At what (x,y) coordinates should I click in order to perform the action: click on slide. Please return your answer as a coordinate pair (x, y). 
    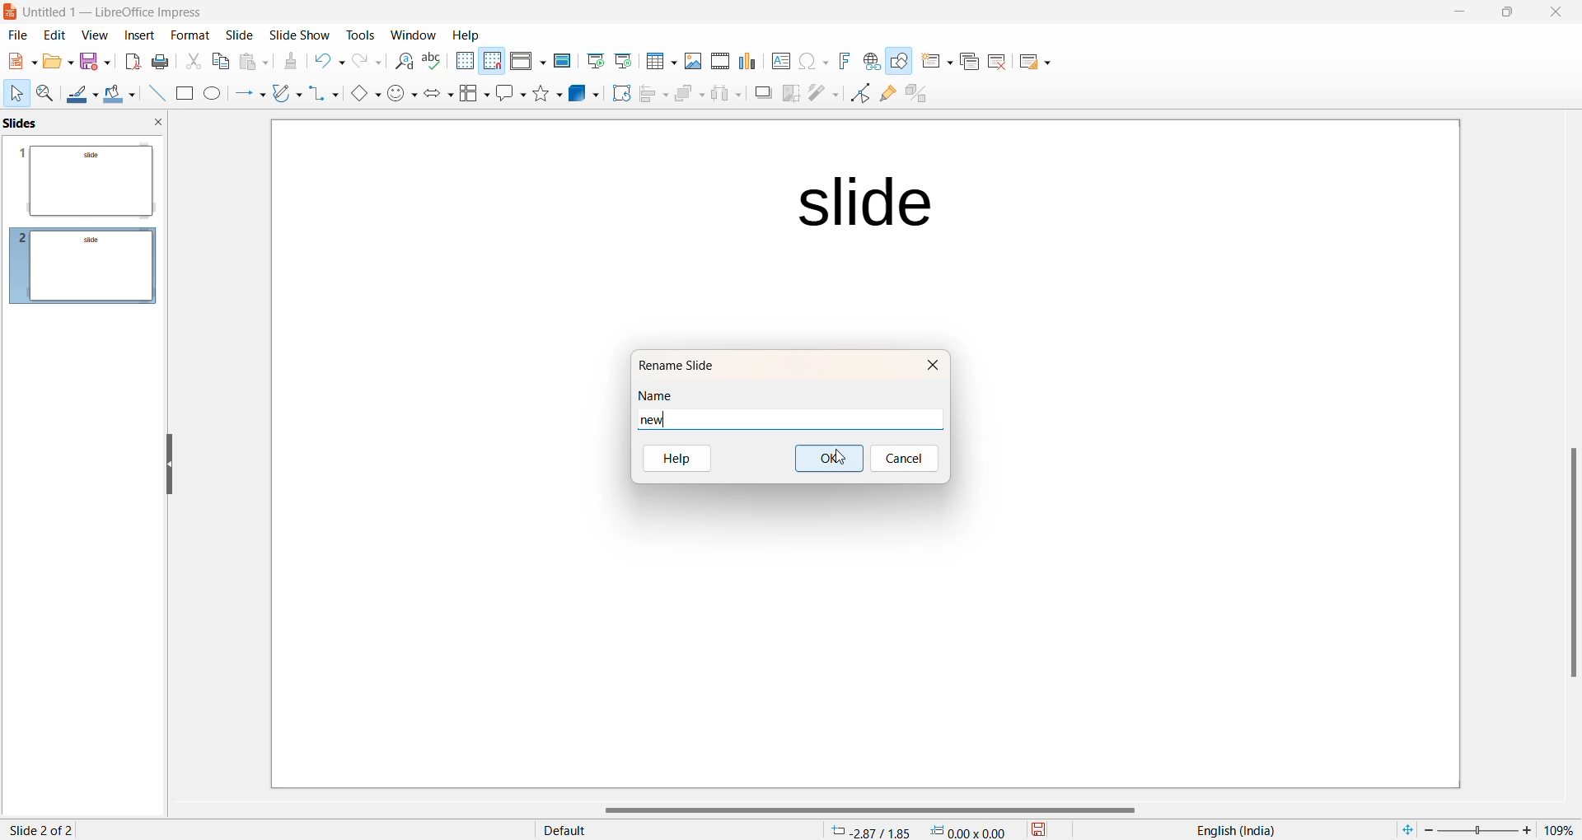
    Looking at the image, I should click on (862, 203).